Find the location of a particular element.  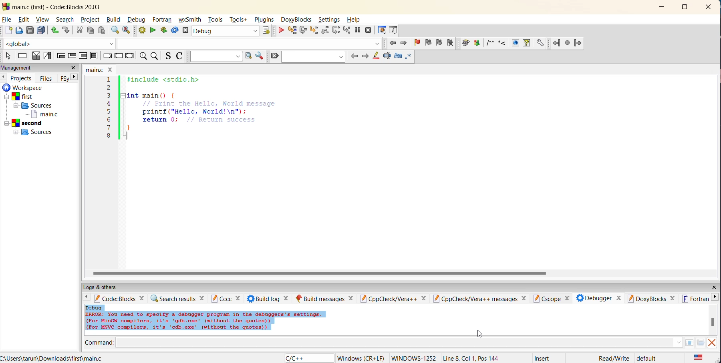

return instruction is located at coordinates (130, 56).